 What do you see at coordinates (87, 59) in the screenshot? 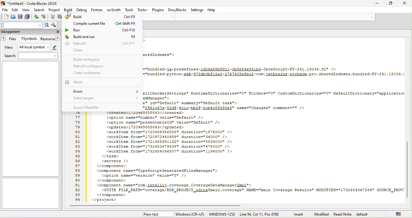
I see `build workspace` at bounding box center [87, 59].